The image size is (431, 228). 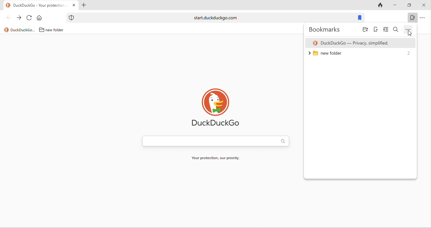 What do you see at coordinates (74, 5) in the screenshot?
I see `close tab` at bounding box center [74, 5].